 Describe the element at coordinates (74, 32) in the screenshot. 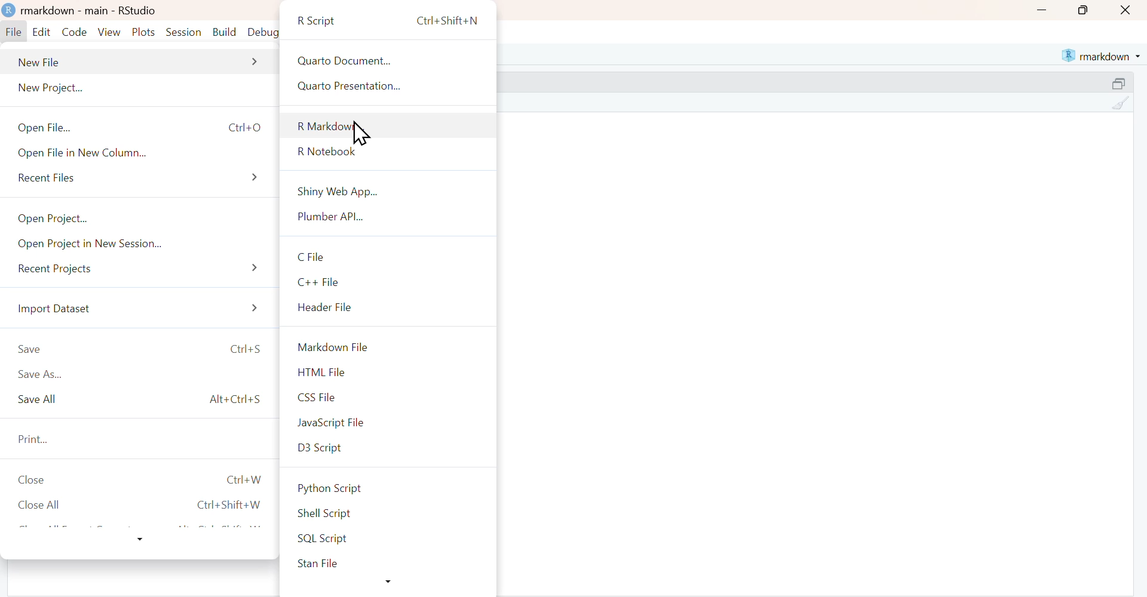

I see `Code` at that location.